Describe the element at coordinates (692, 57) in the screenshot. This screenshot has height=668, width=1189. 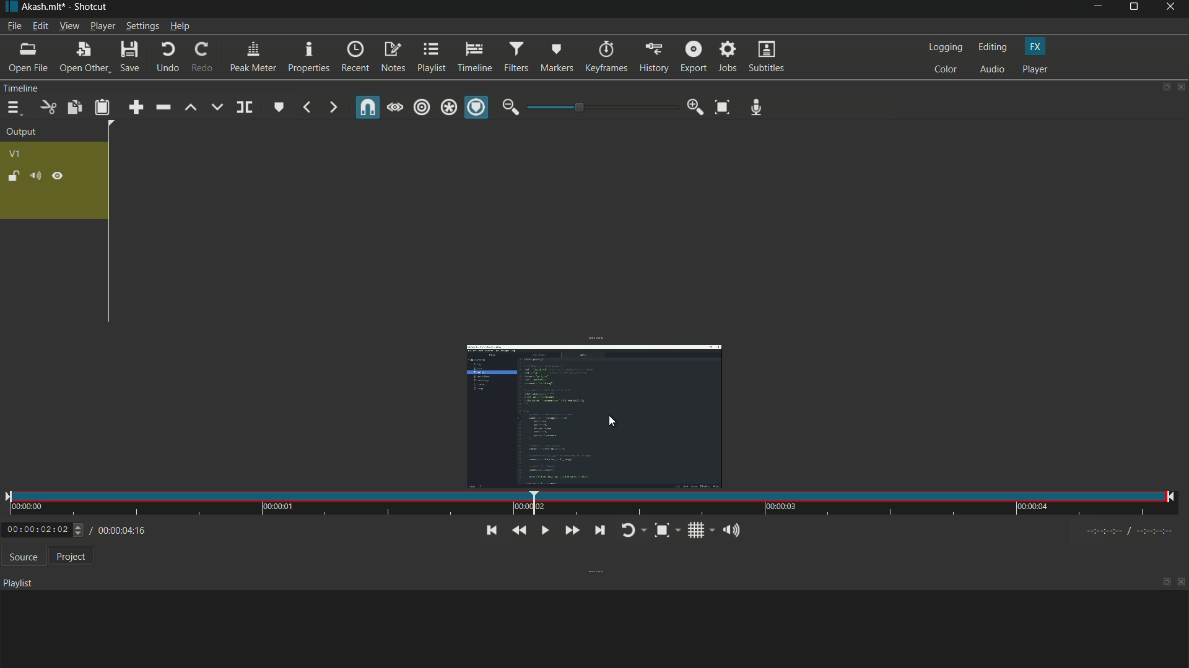
I see `export` at that location.